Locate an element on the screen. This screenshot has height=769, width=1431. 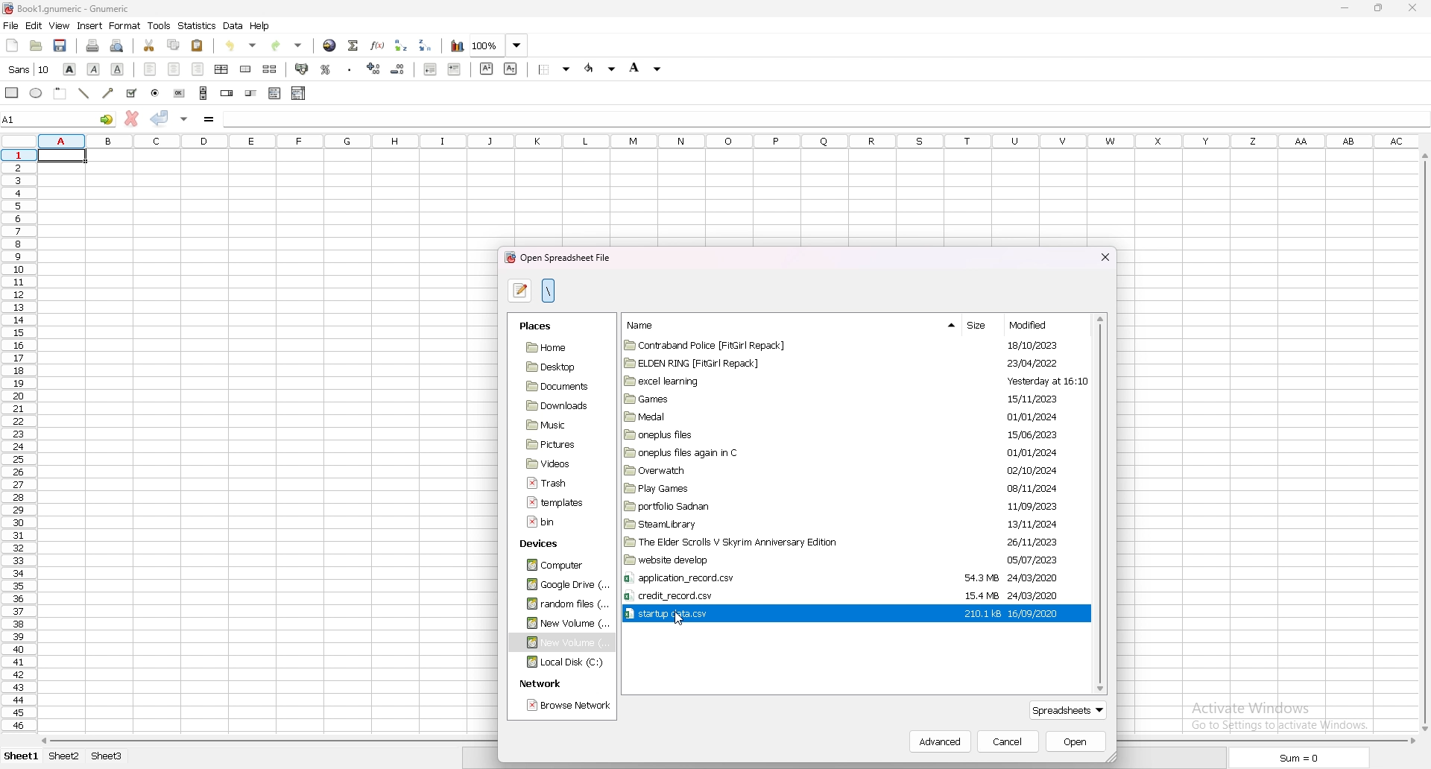
type file name is located at coordinates (521, 291).